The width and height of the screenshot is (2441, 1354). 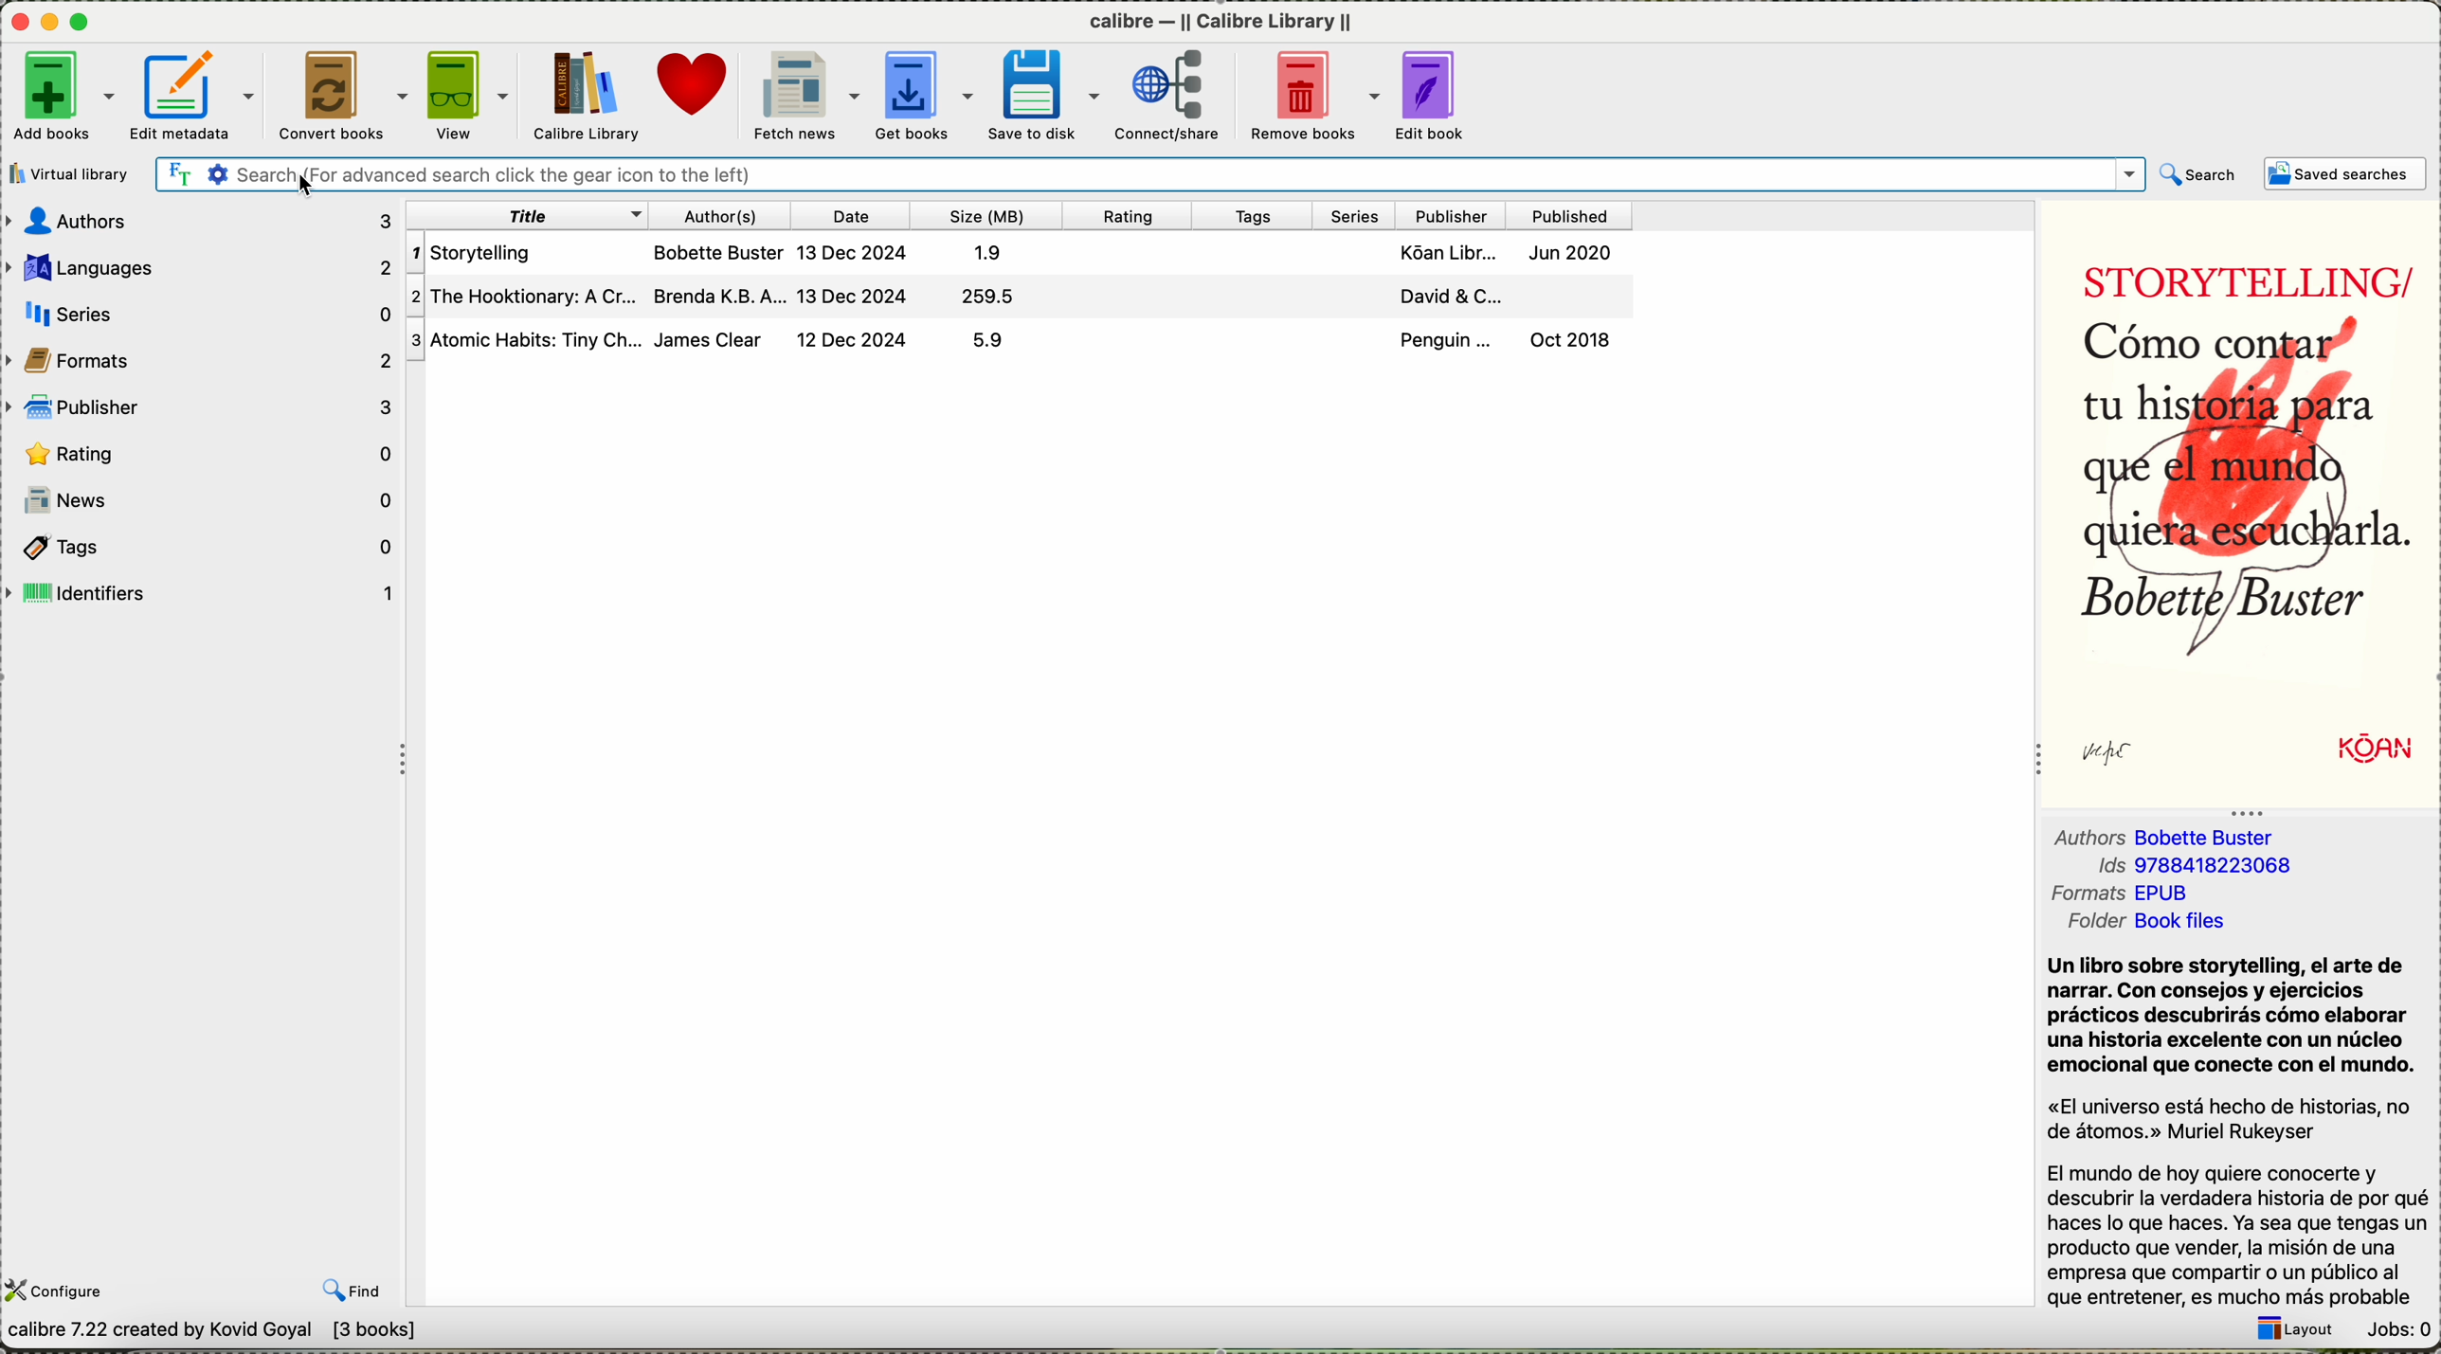 I want to click on STORYTELLING/, so click(x=2236, y=271).